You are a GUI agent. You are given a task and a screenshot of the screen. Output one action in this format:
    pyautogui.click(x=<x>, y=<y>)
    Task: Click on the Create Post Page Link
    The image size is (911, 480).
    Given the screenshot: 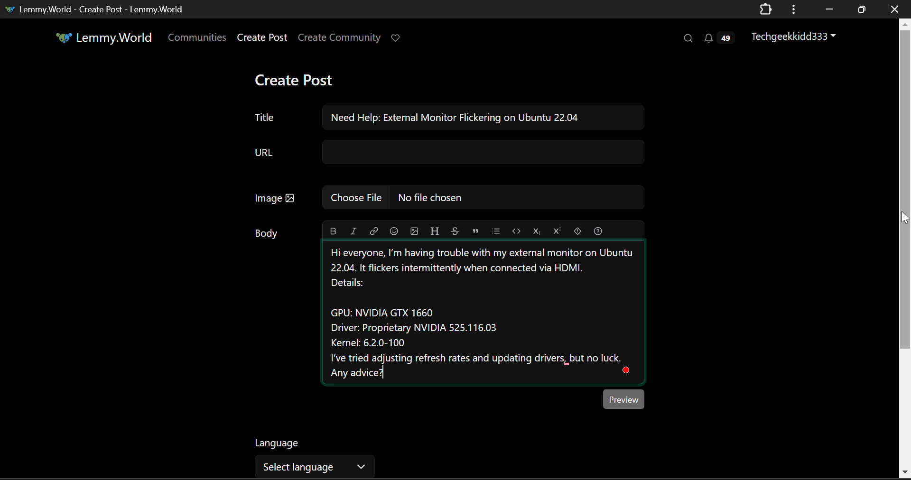 What is the action you would take?
    pyautogui.click(x=262, y=37)
    